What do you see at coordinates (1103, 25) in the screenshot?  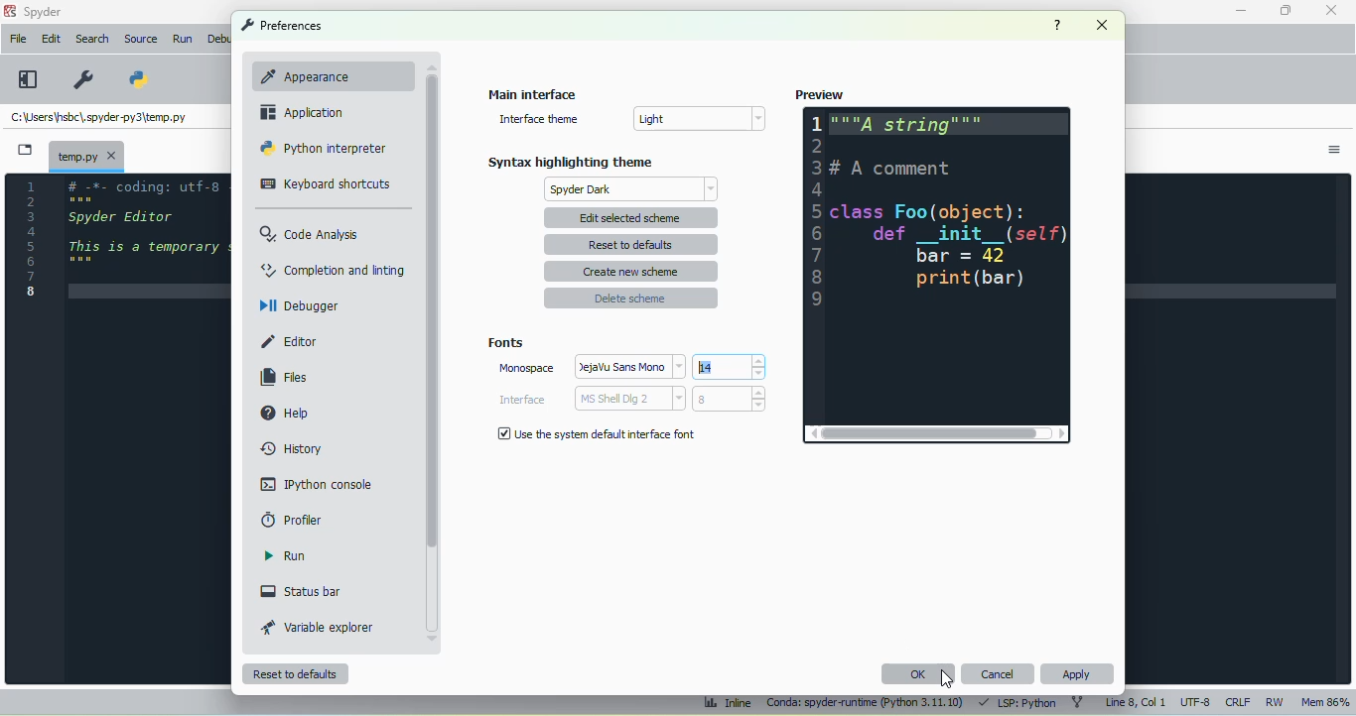 I see `close` at bounding box center [1103, 25].